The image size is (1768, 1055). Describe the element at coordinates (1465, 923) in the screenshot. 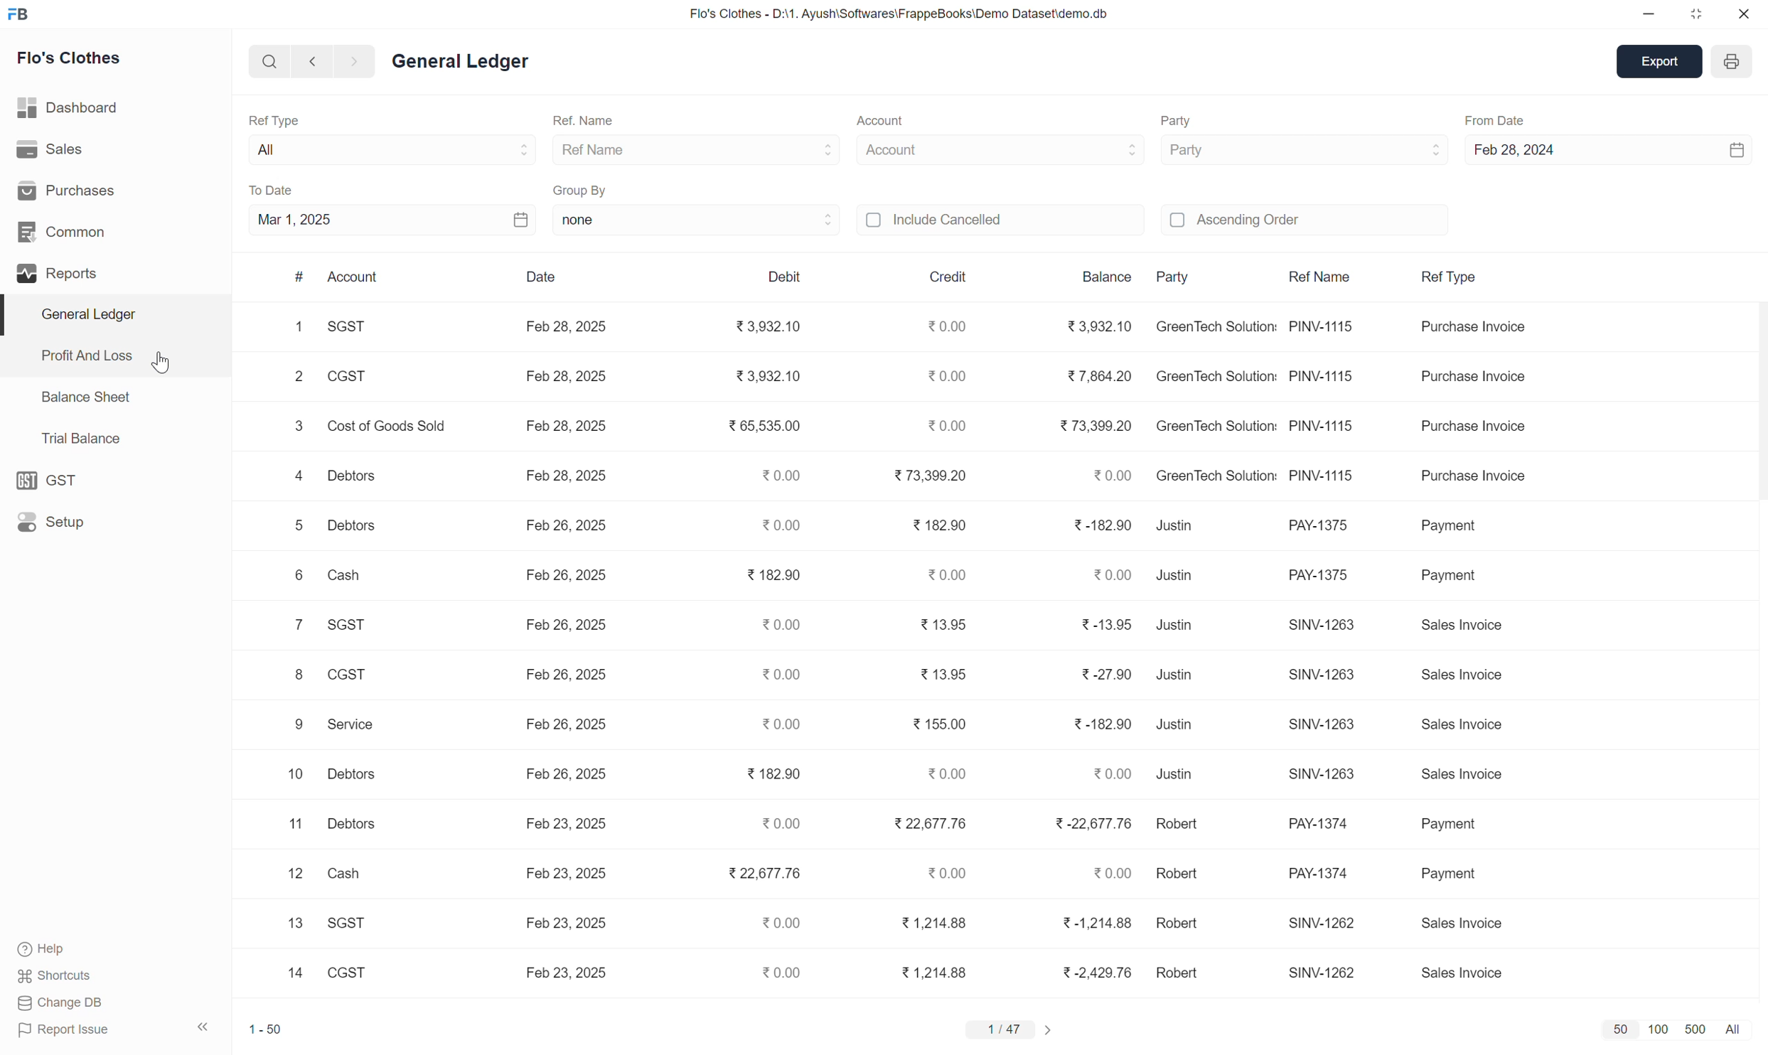

I see `Sales Invoice` at that location.